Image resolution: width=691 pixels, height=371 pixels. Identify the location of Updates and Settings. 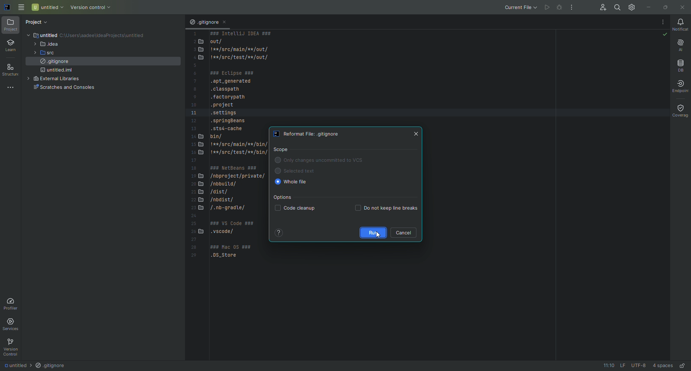
(631, 6).